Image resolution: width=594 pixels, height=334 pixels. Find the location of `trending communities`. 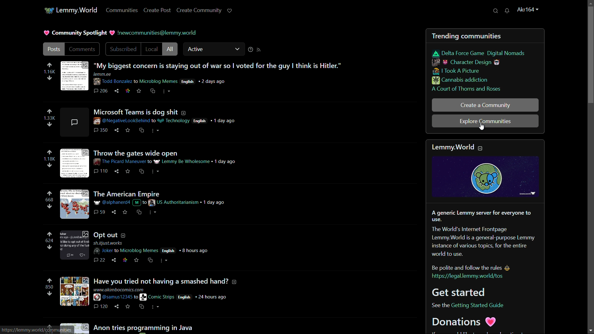

trending communities is located at coordinates (468, 36).